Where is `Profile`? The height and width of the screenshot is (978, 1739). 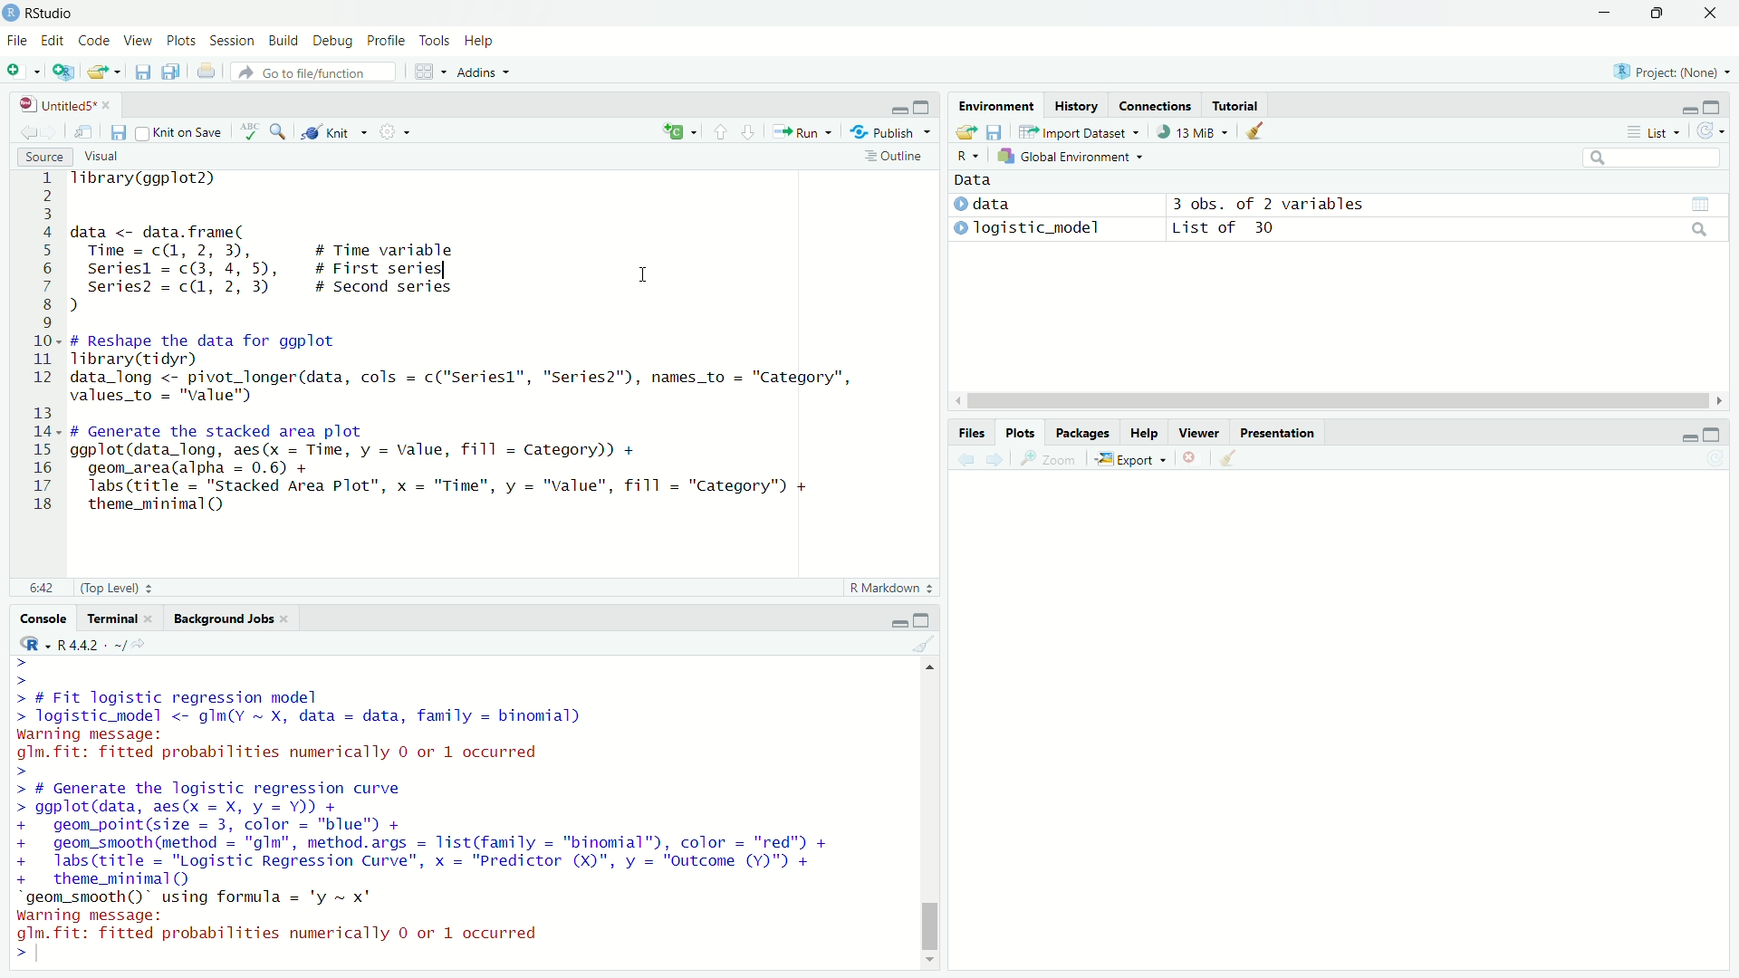 Profile is located at coordinates (382, 39).